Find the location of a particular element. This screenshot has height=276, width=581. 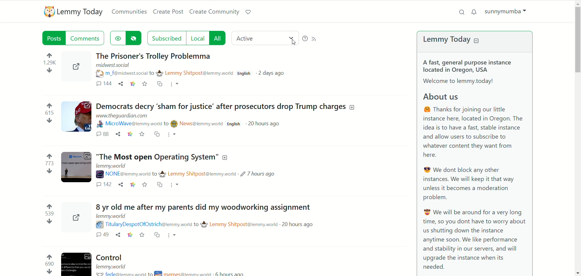

all is located at coordinates (219, 38).